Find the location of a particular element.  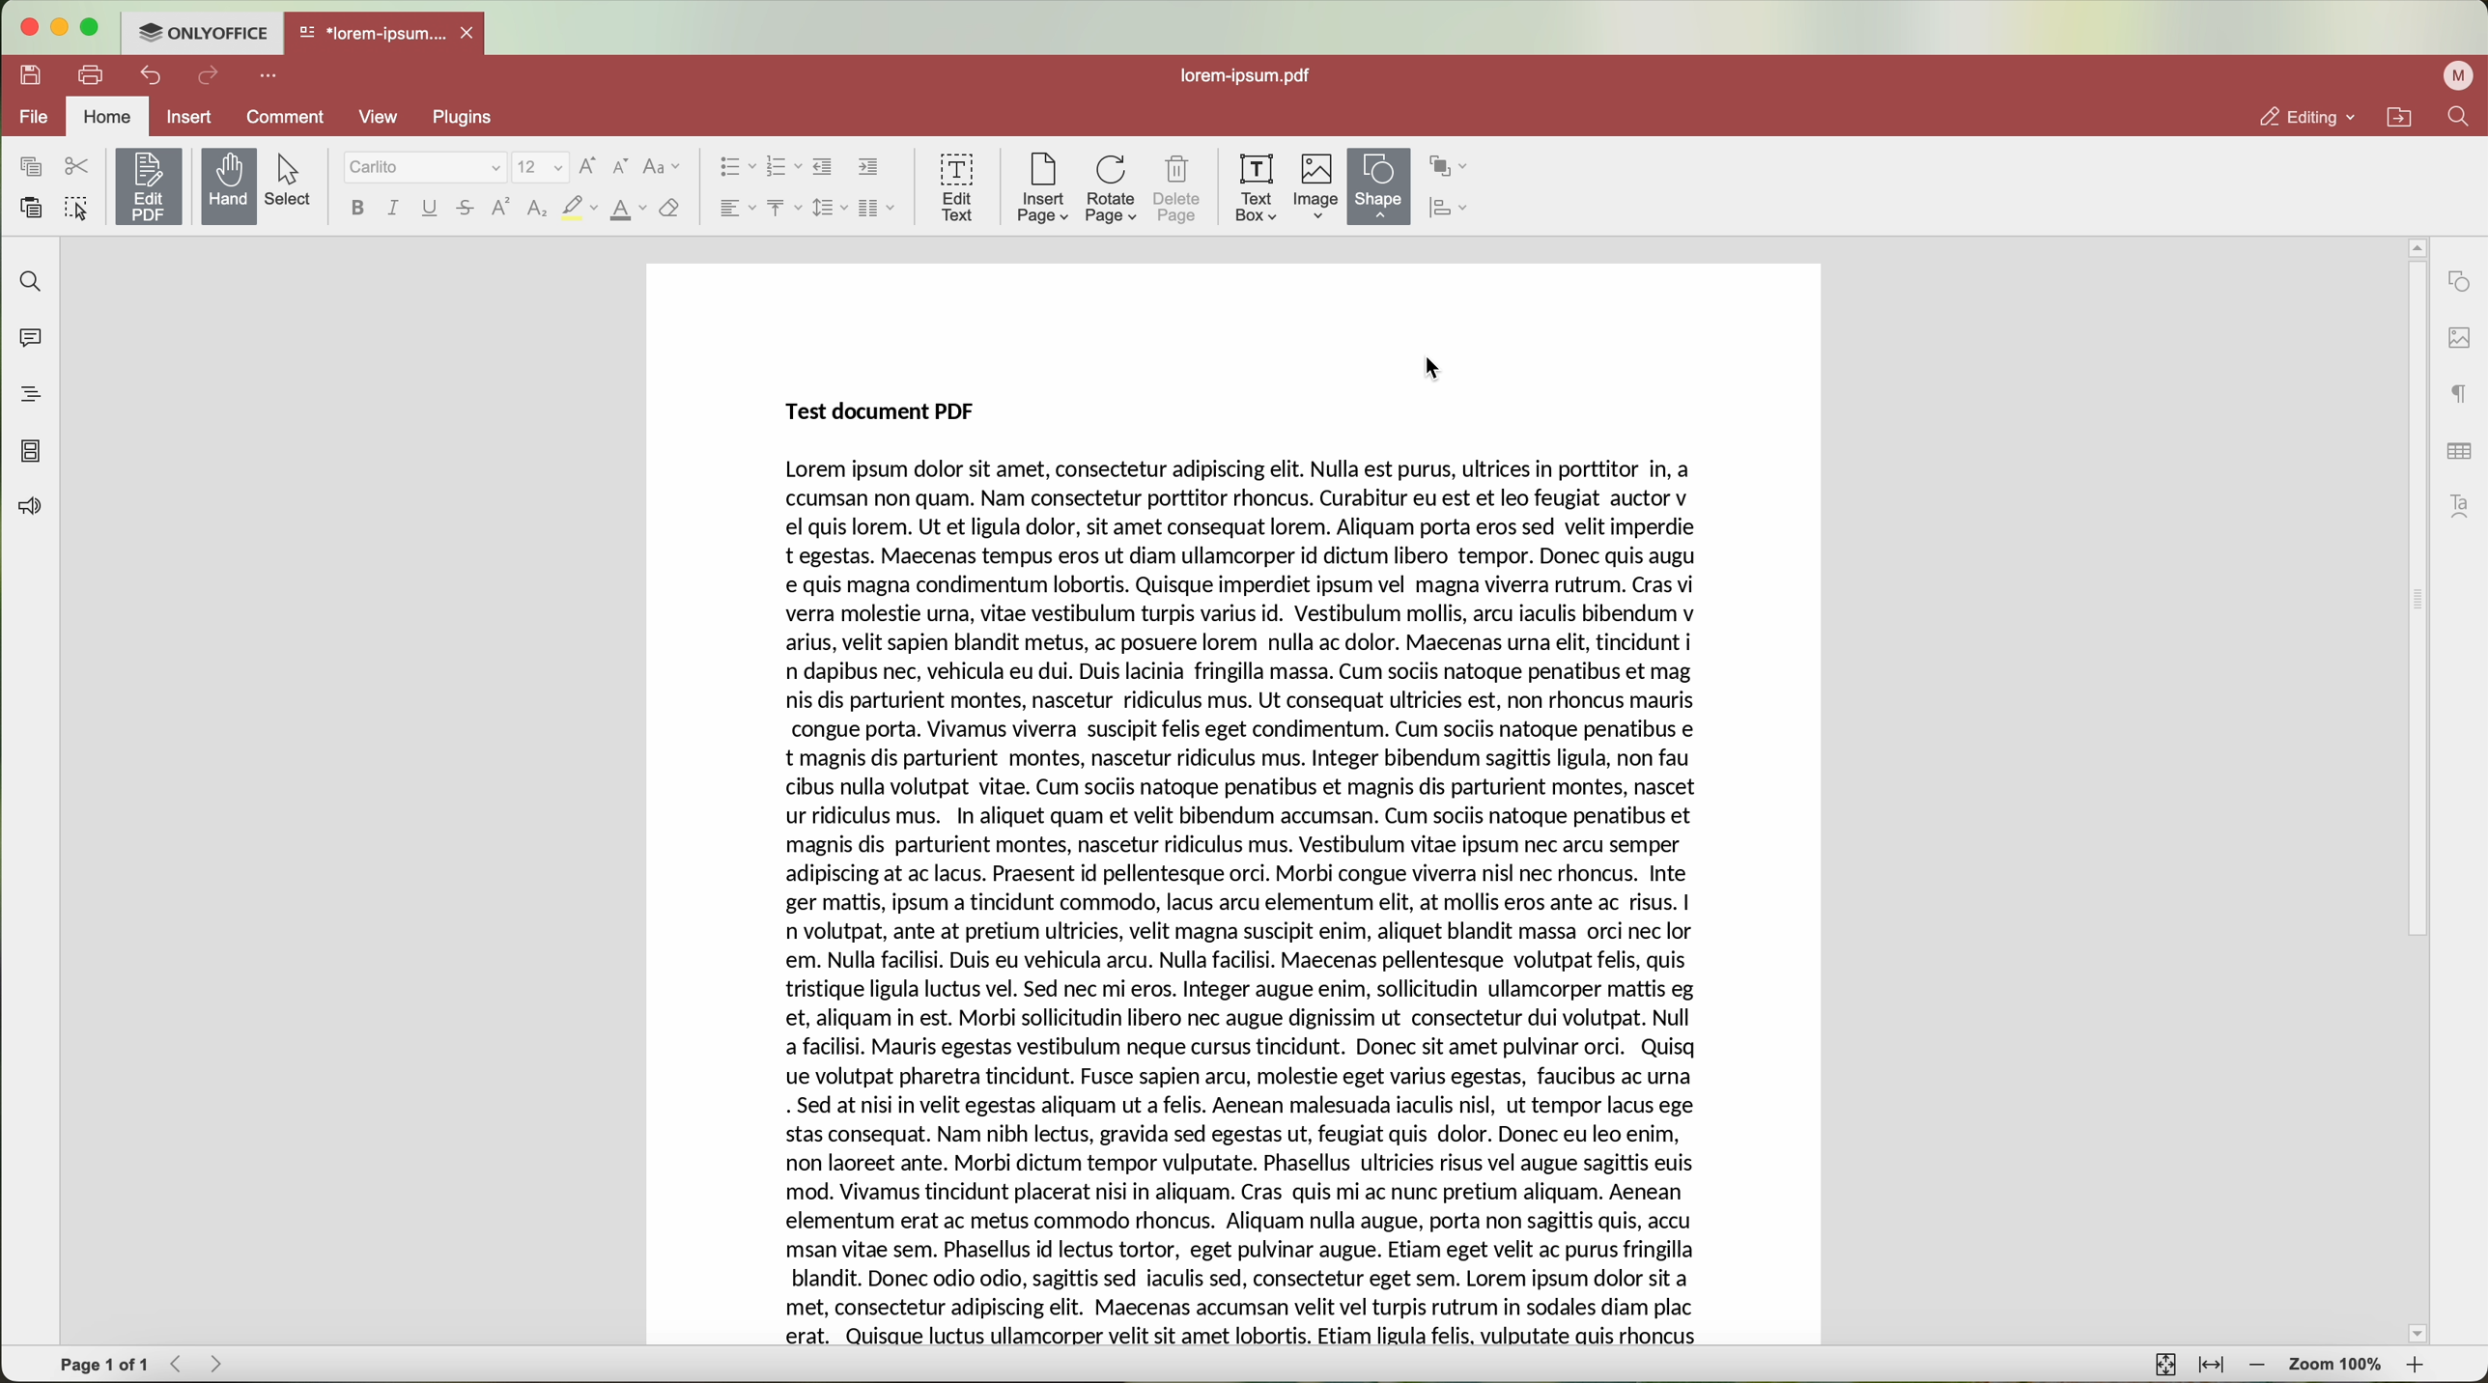

hand is located at coordinates (229, 185).